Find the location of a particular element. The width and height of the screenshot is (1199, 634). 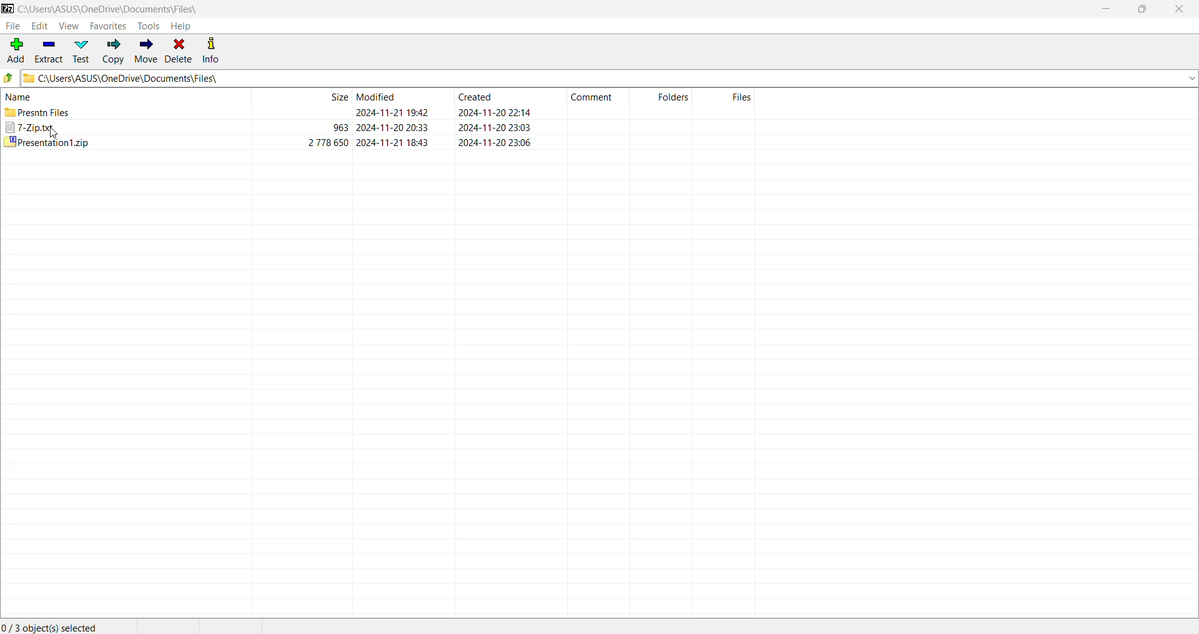

File is located at coordinates (14, 27).